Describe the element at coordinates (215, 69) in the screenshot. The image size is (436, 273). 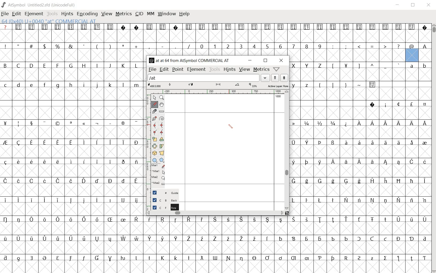
I see `tools` at that location.